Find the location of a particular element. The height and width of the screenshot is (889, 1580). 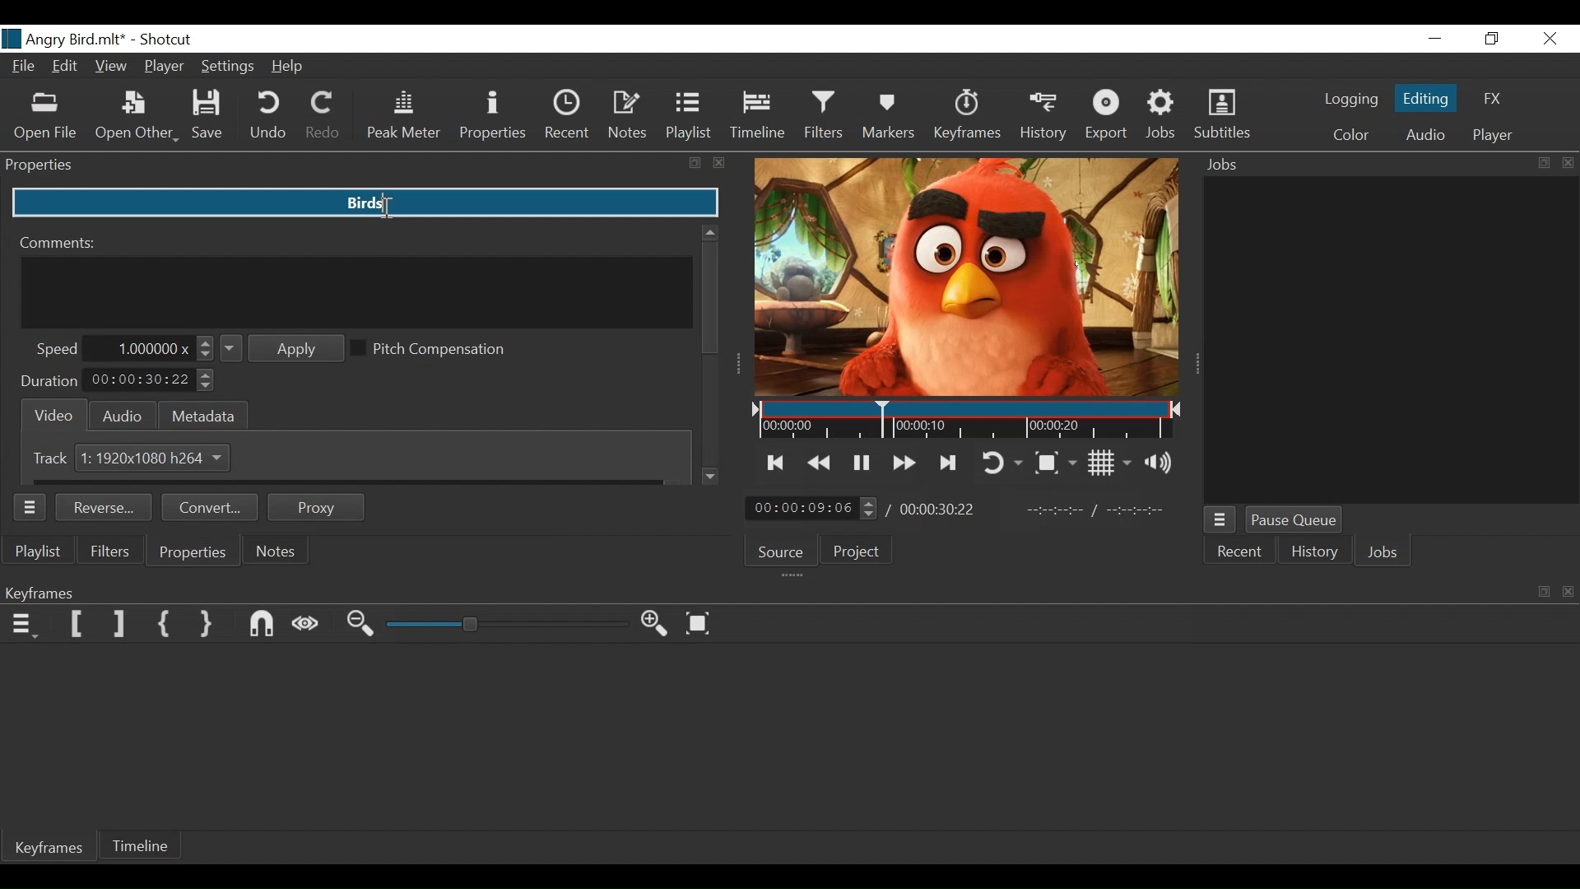

Properties is located at coordinates (492, 115).